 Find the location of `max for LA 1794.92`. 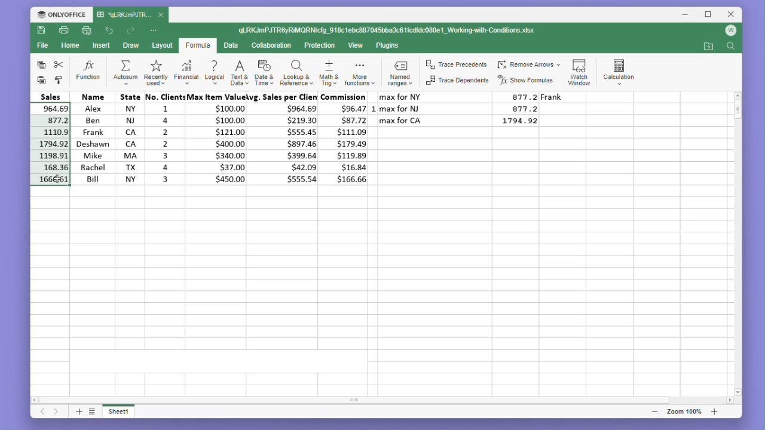

max for LA 1794.92 is located at coordinates (464, 122).